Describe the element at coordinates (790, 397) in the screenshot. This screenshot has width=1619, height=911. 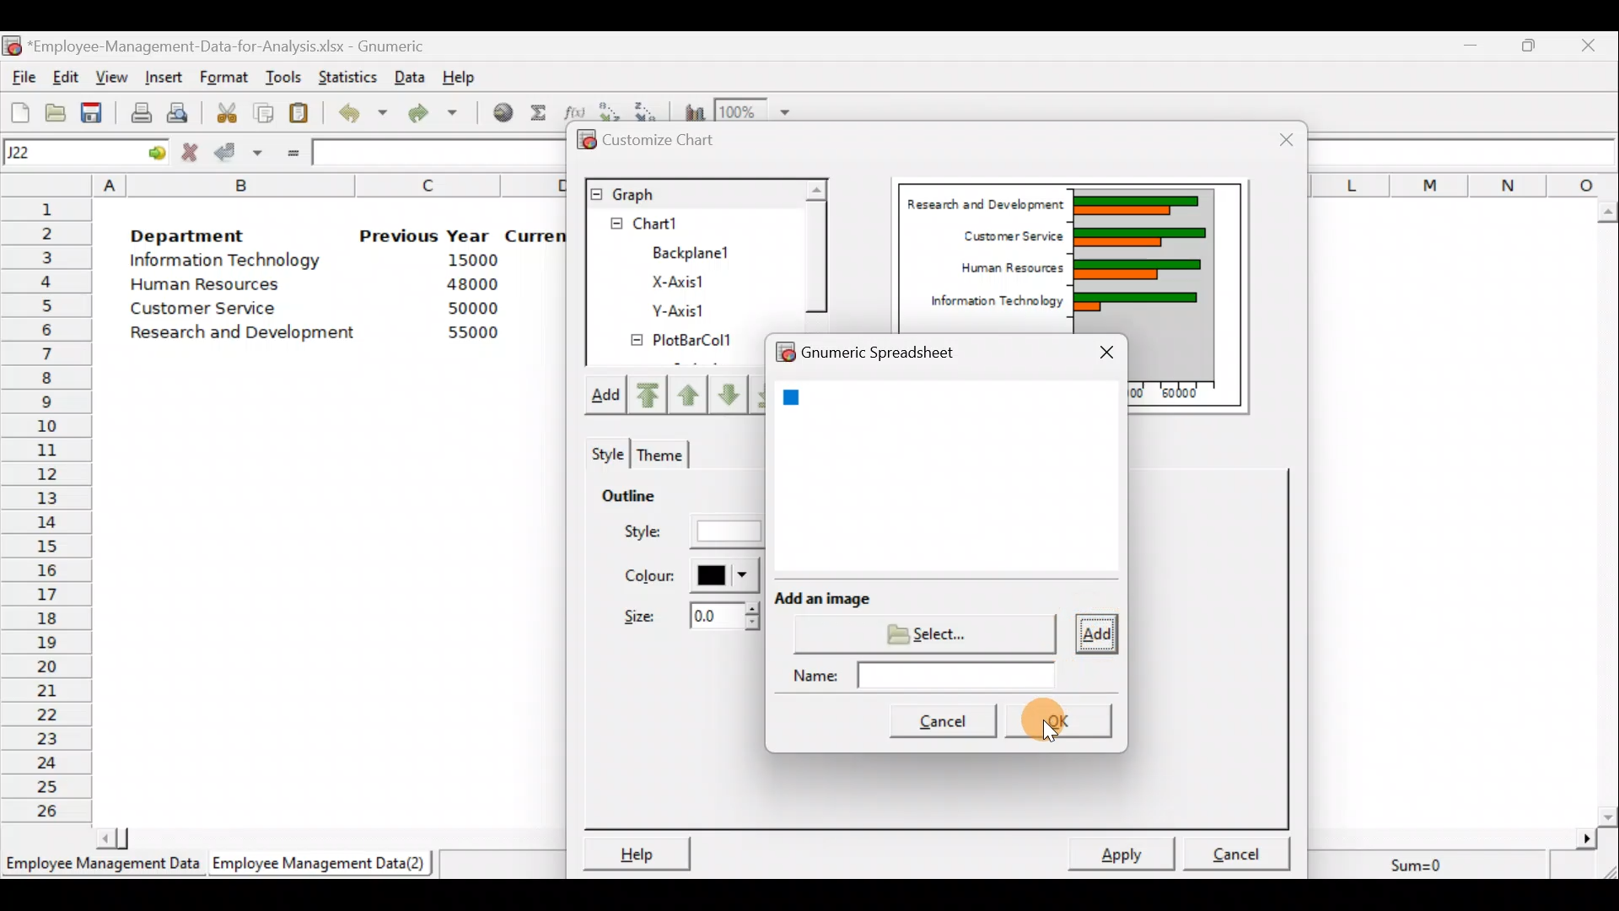
I see `blue square` at that location.